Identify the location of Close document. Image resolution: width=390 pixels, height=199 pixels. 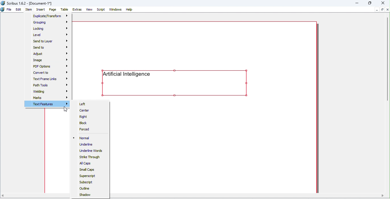
(388, 10).